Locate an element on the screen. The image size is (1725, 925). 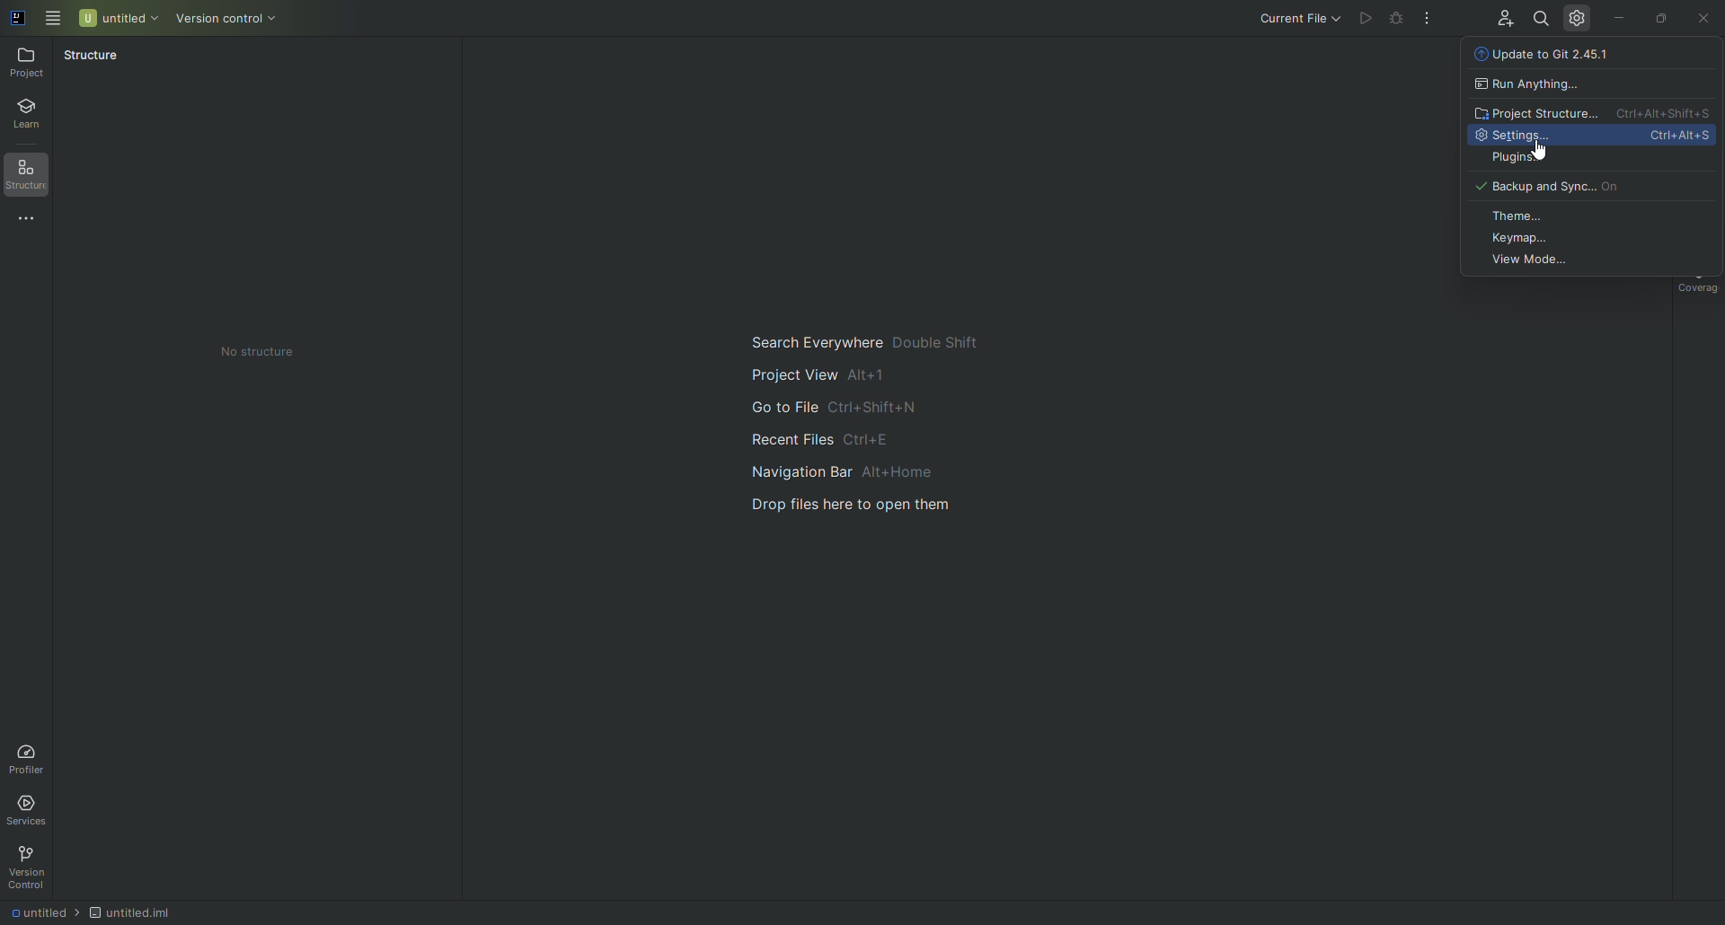
Version Control is located at coordinates (28, 870).